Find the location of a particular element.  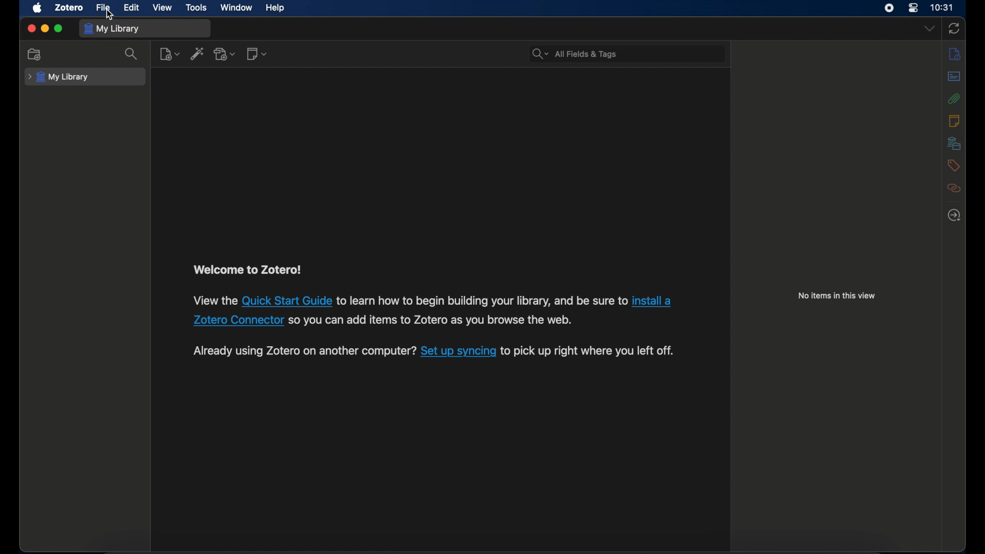

control center is located at coordinates (914, 8).